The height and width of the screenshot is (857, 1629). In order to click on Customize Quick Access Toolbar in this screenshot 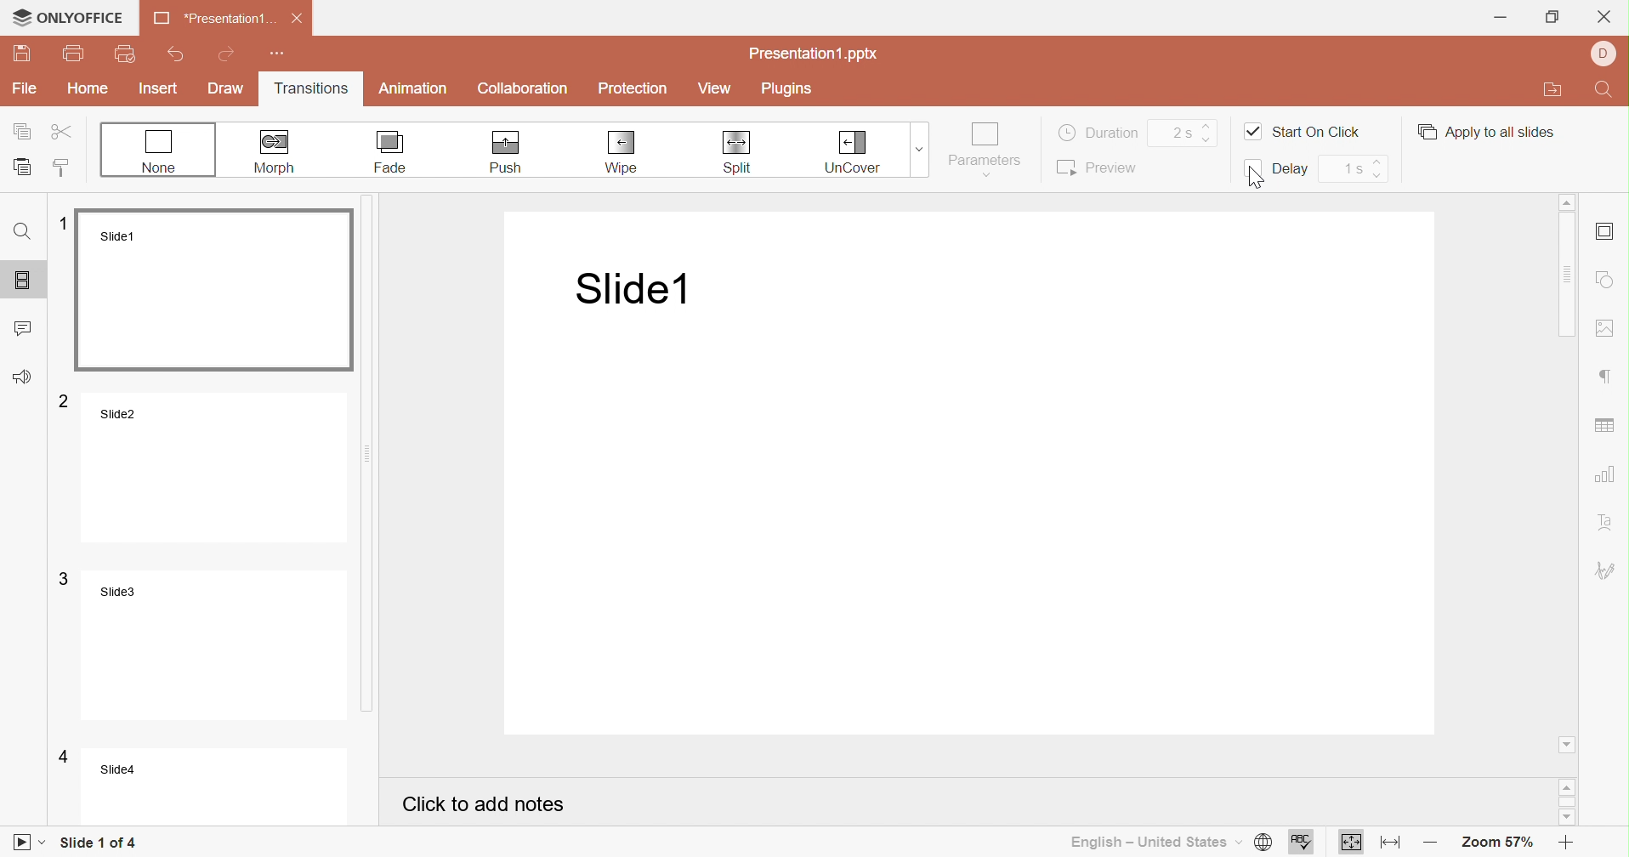, I will do `click(278, 53)`.